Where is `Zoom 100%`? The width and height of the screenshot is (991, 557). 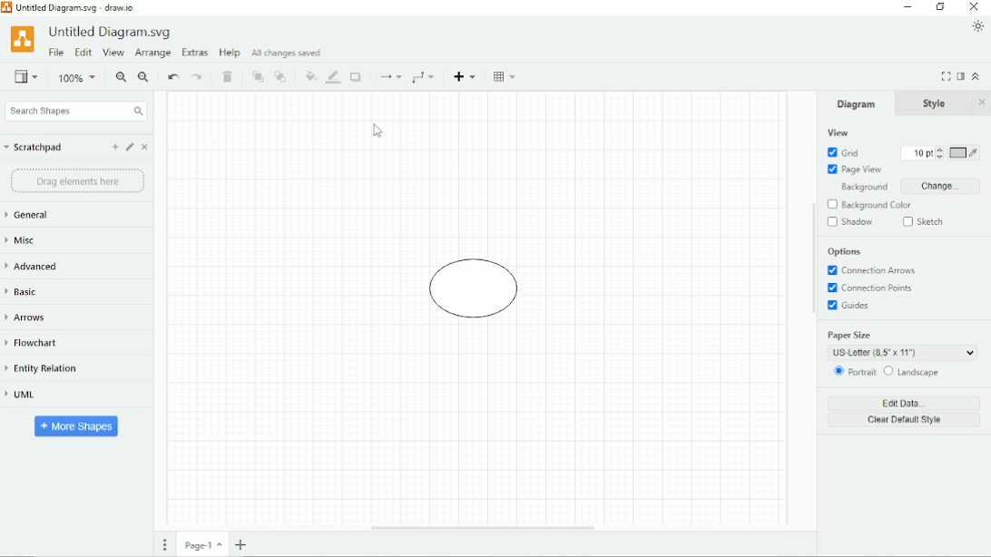
Zoom 100% is located at coordinates (77, 79).